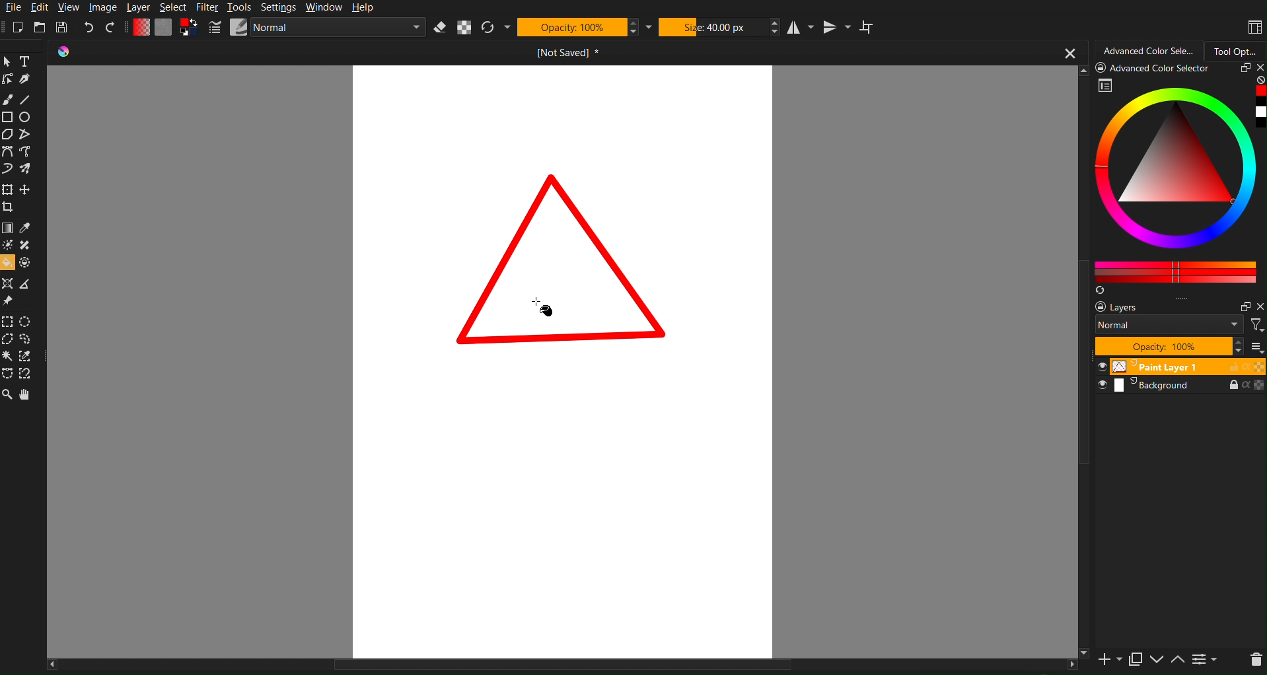 The height and width of the screenshot is (675, 1267). I want to click on add a new layer, so click(1108, 660).